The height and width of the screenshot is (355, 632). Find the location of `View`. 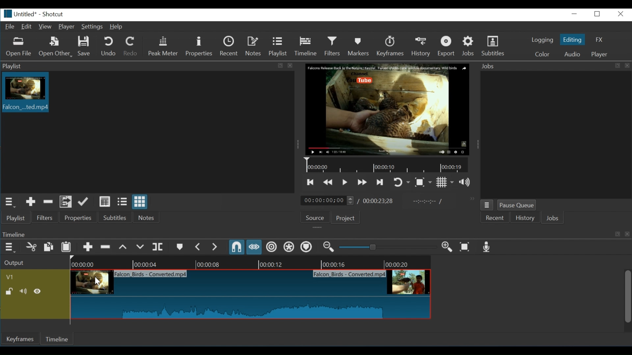

View is located at coordinates (45, 27).